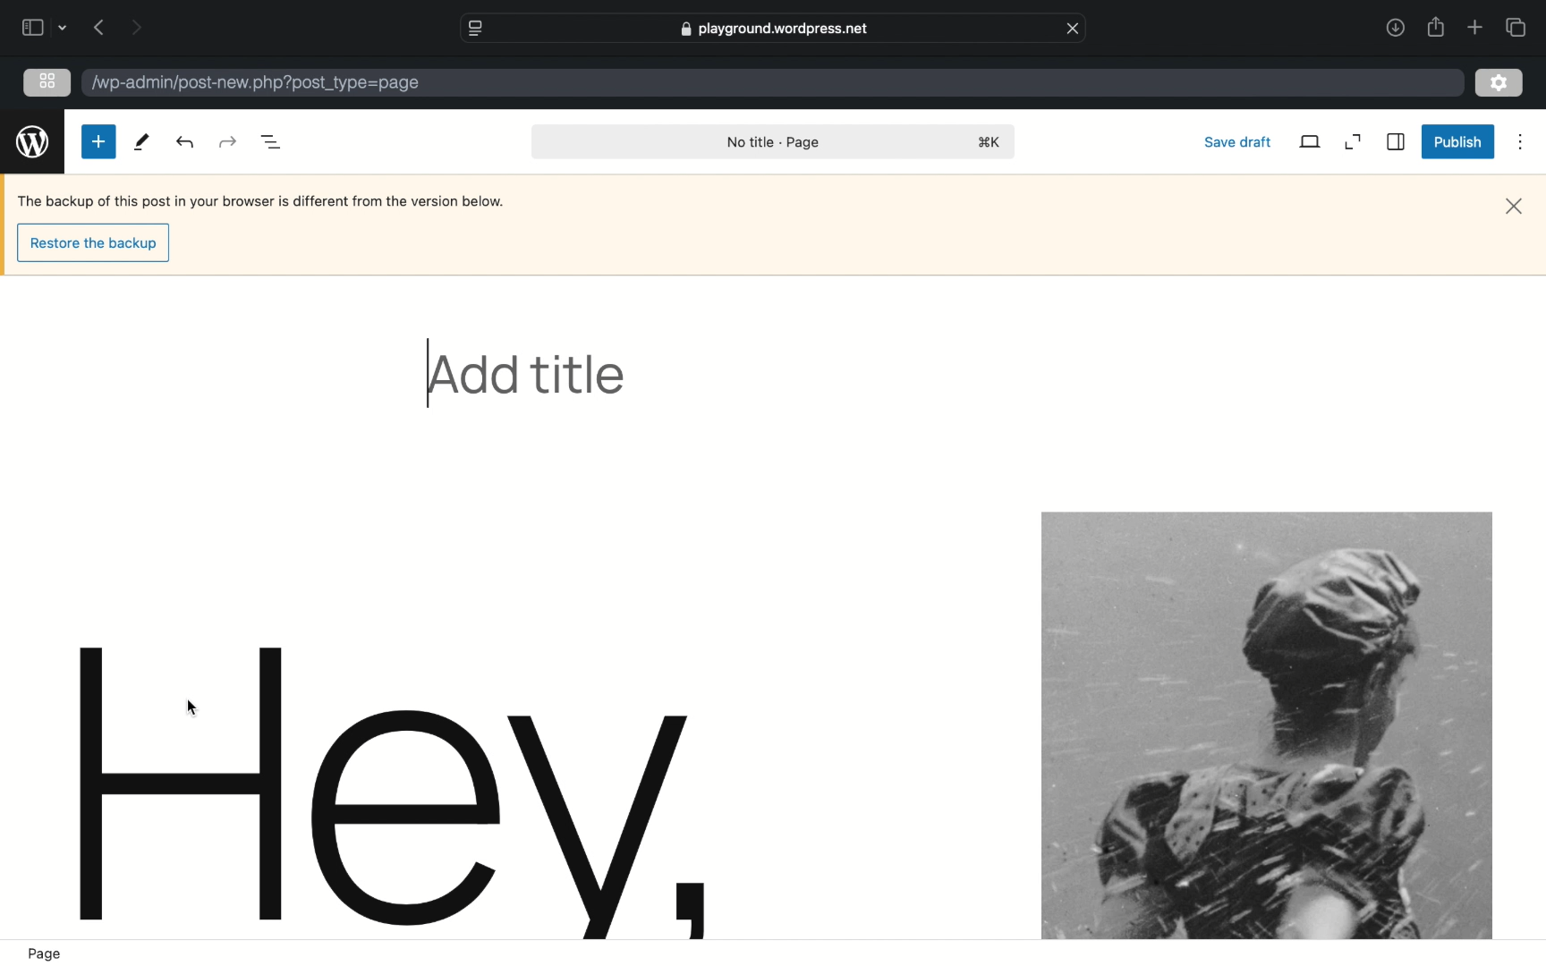  I want to click on shortcut, so click(988, 141).